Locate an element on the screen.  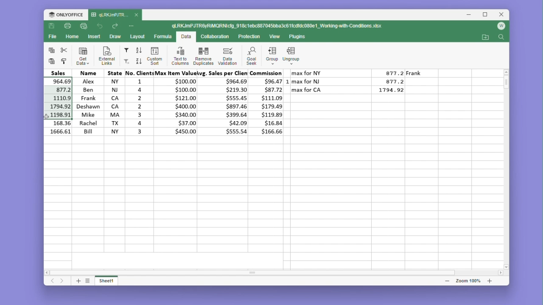
Goal seek is located at coordinates (251, 56).